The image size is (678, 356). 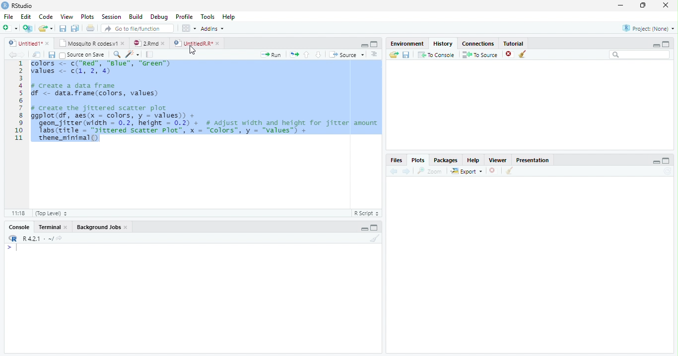 I want to click on close, so click(x=666, y=5).